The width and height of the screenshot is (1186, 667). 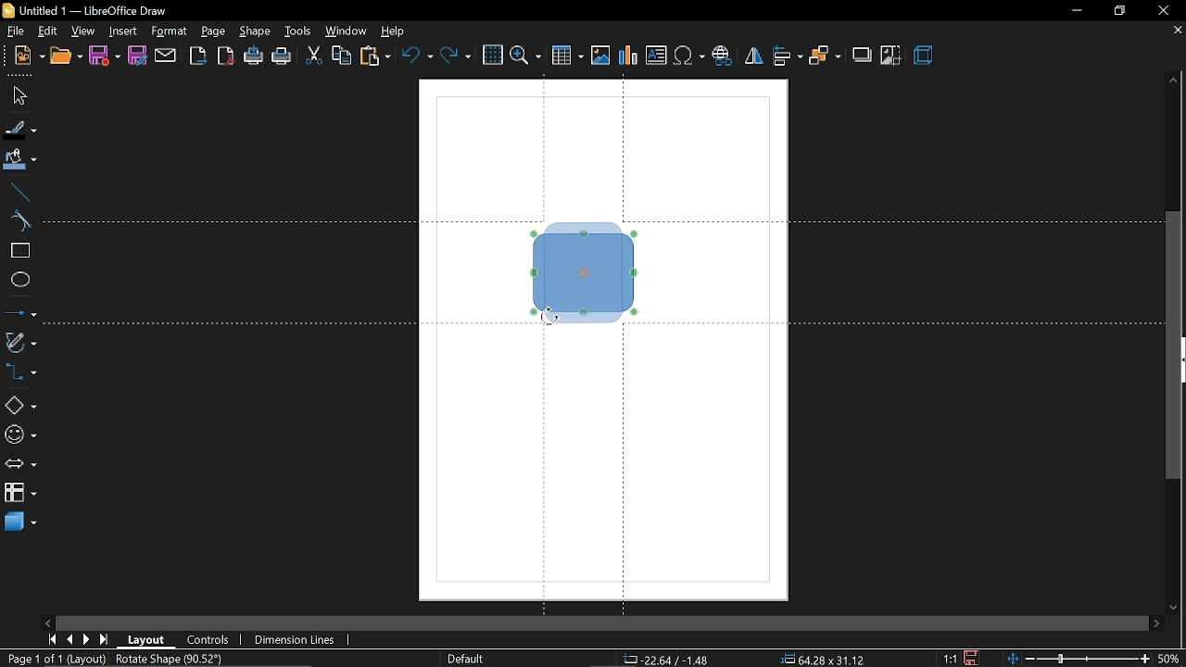 What do you see at coordinates (252, 55) in the screenshot?
I see `print directly` at bounding box center [252, 55].